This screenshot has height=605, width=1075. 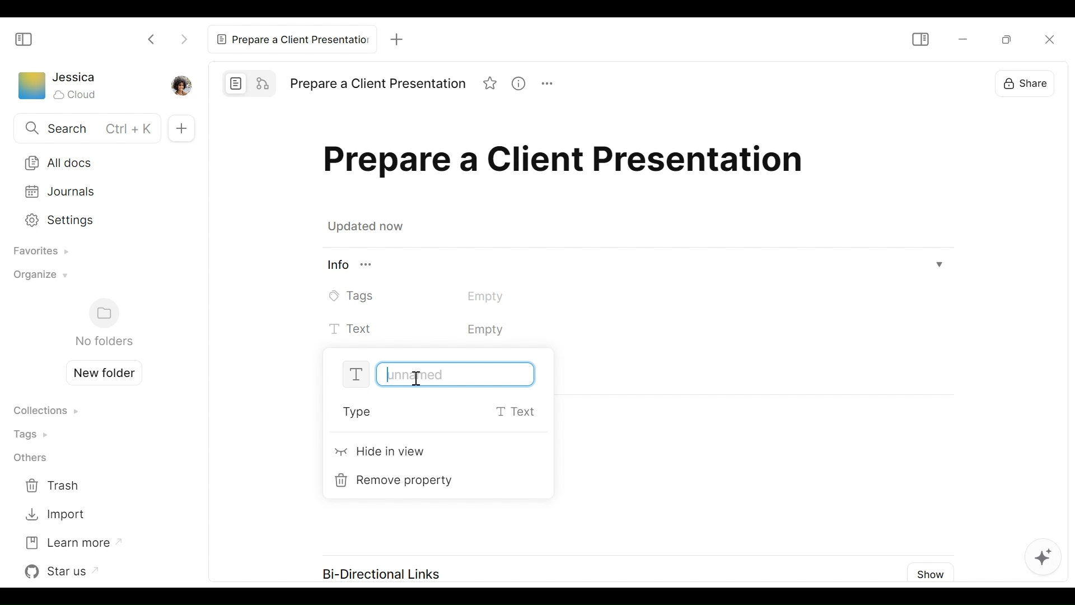 I want to click on Learn more, so click(x=72, y=542).